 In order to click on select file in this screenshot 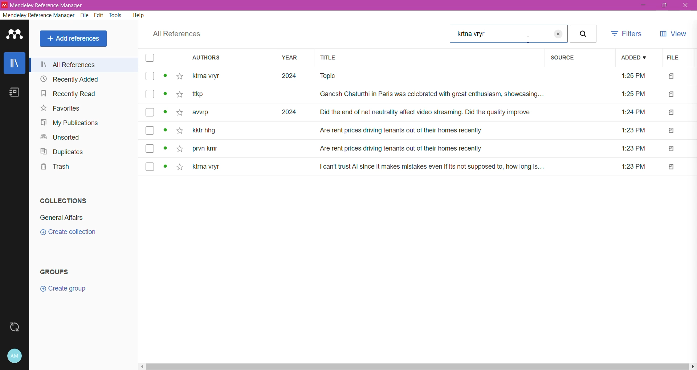, I will do `click(148, 95)`.